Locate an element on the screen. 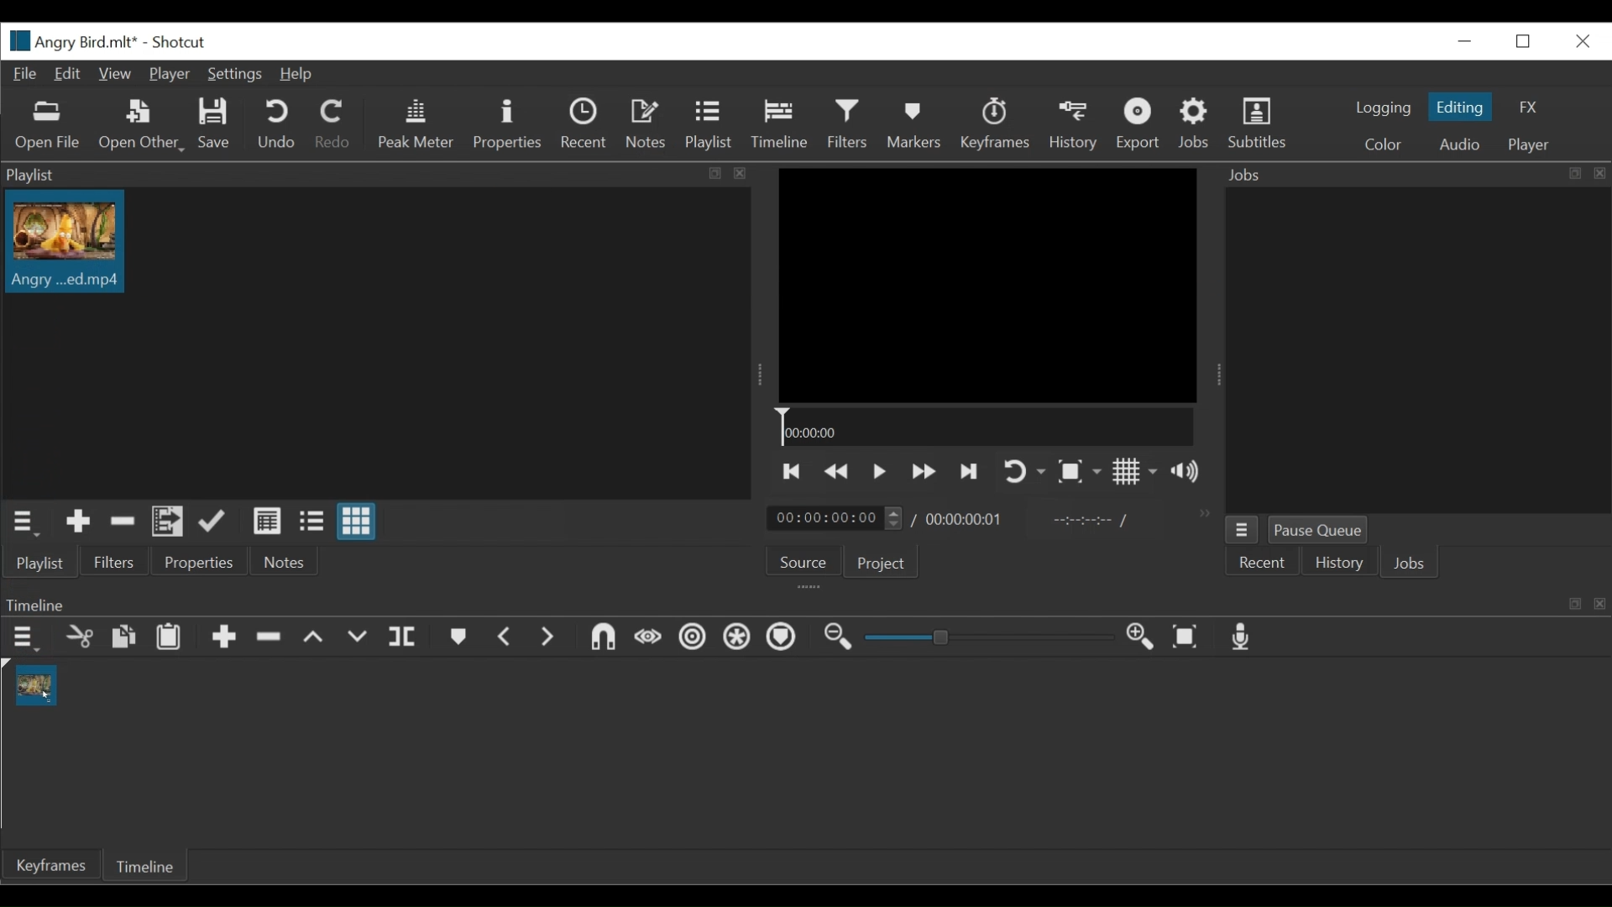  File Name is located at coordinates (70, 41).